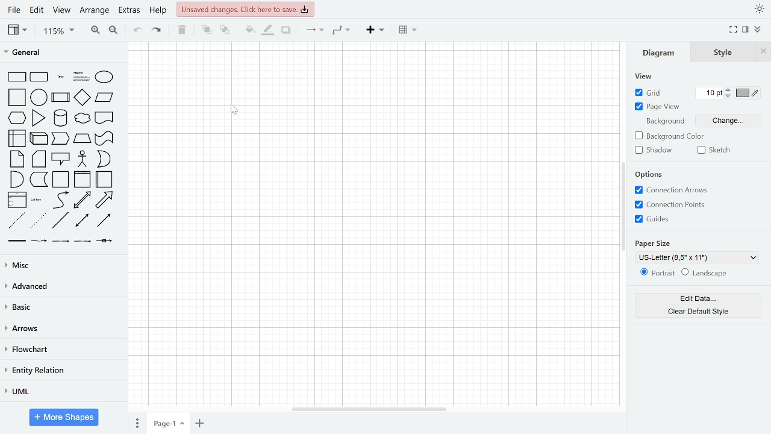 Image resolution: width=771 pixels, height=434 pixels. What do you see at coordinates (61, 10) in the screenshot?
I see `view` at bounding box center [61, 10].